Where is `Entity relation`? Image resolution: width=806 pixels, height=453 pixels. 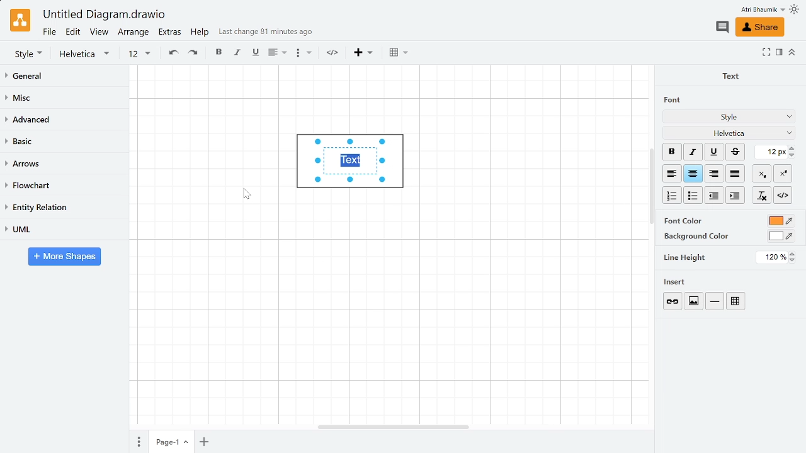
Entity relation is located at coordinates (63, 208).